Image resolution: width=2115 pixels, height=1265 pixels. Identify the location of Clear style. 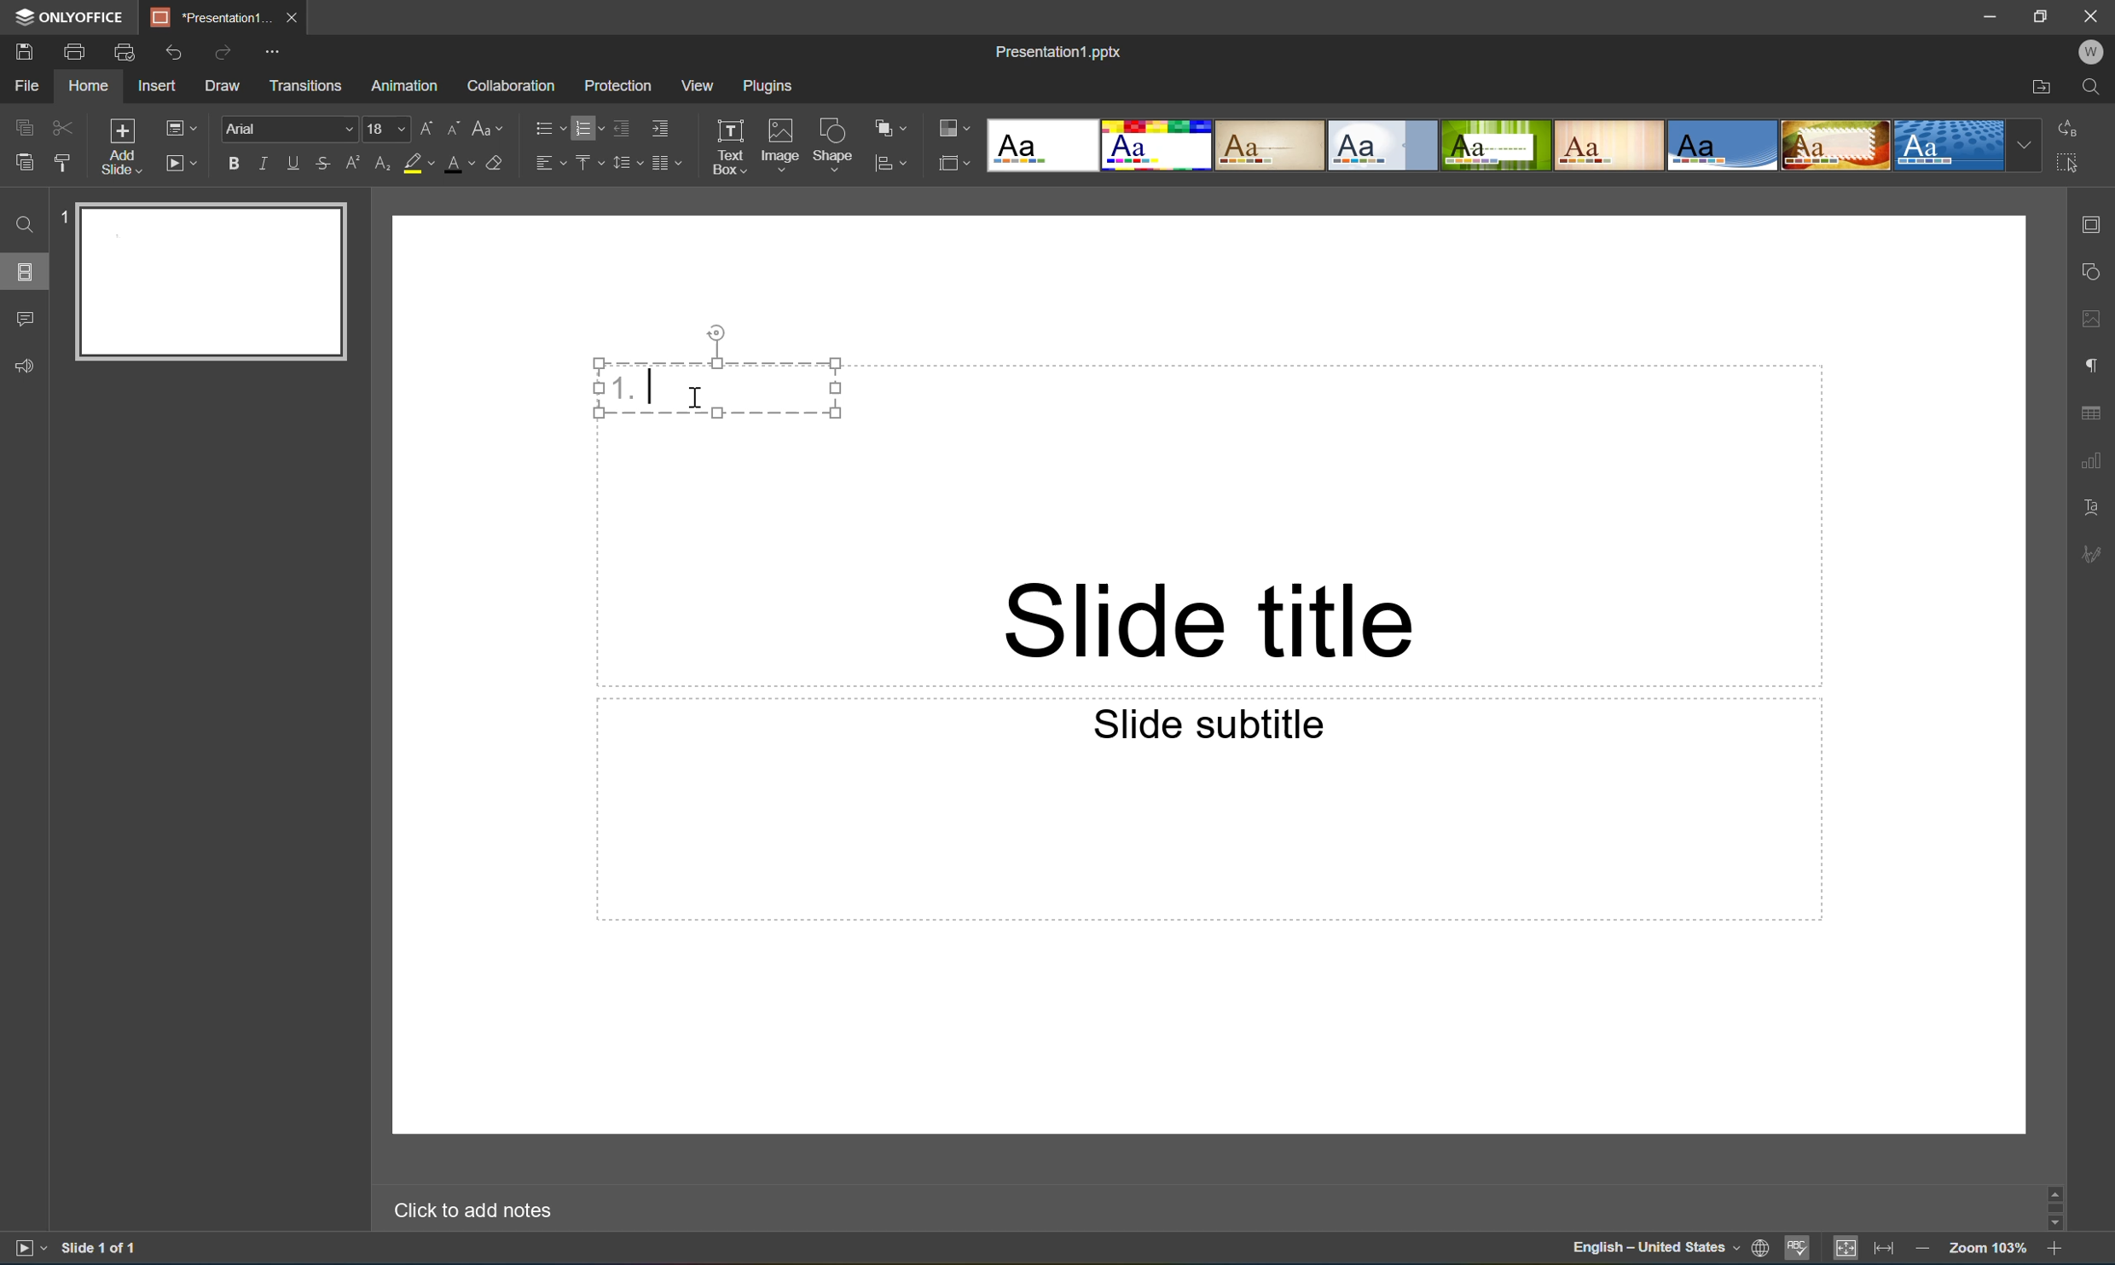
(497, 161).